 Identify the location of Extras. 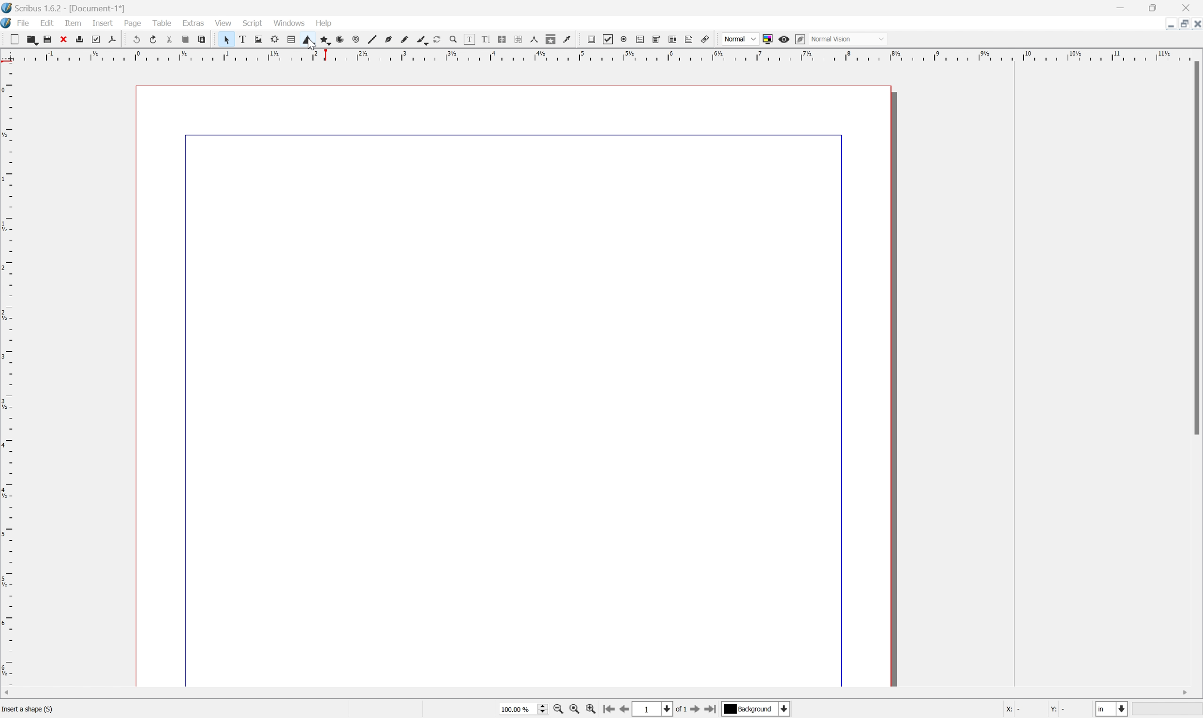
(193, 22).